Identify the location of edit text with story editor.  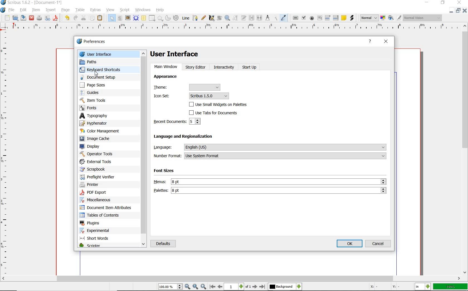
(244, 18).